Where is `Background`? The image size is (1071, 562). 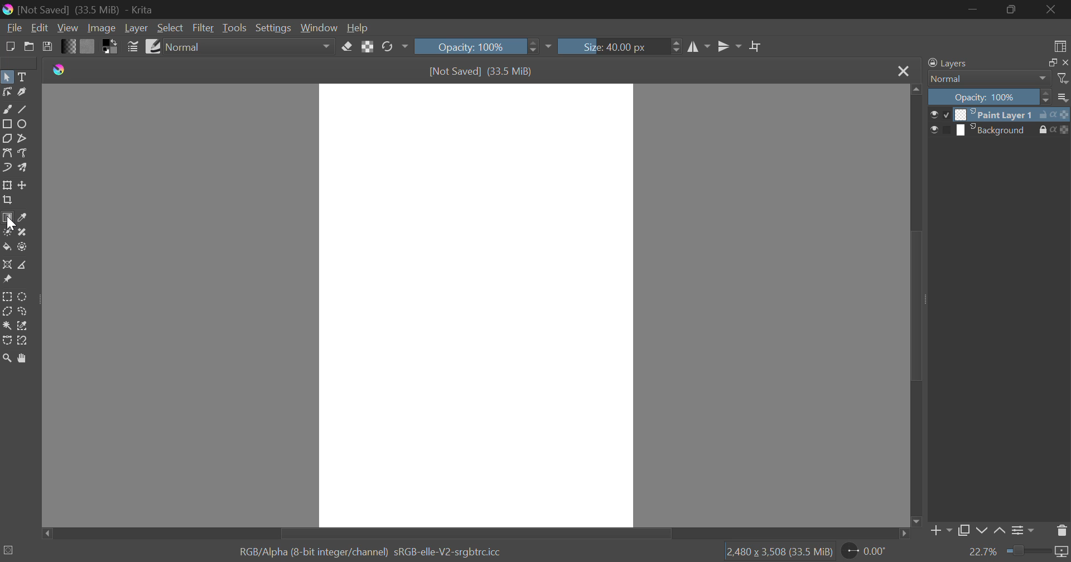 Background is located at coordinates (996, 130).